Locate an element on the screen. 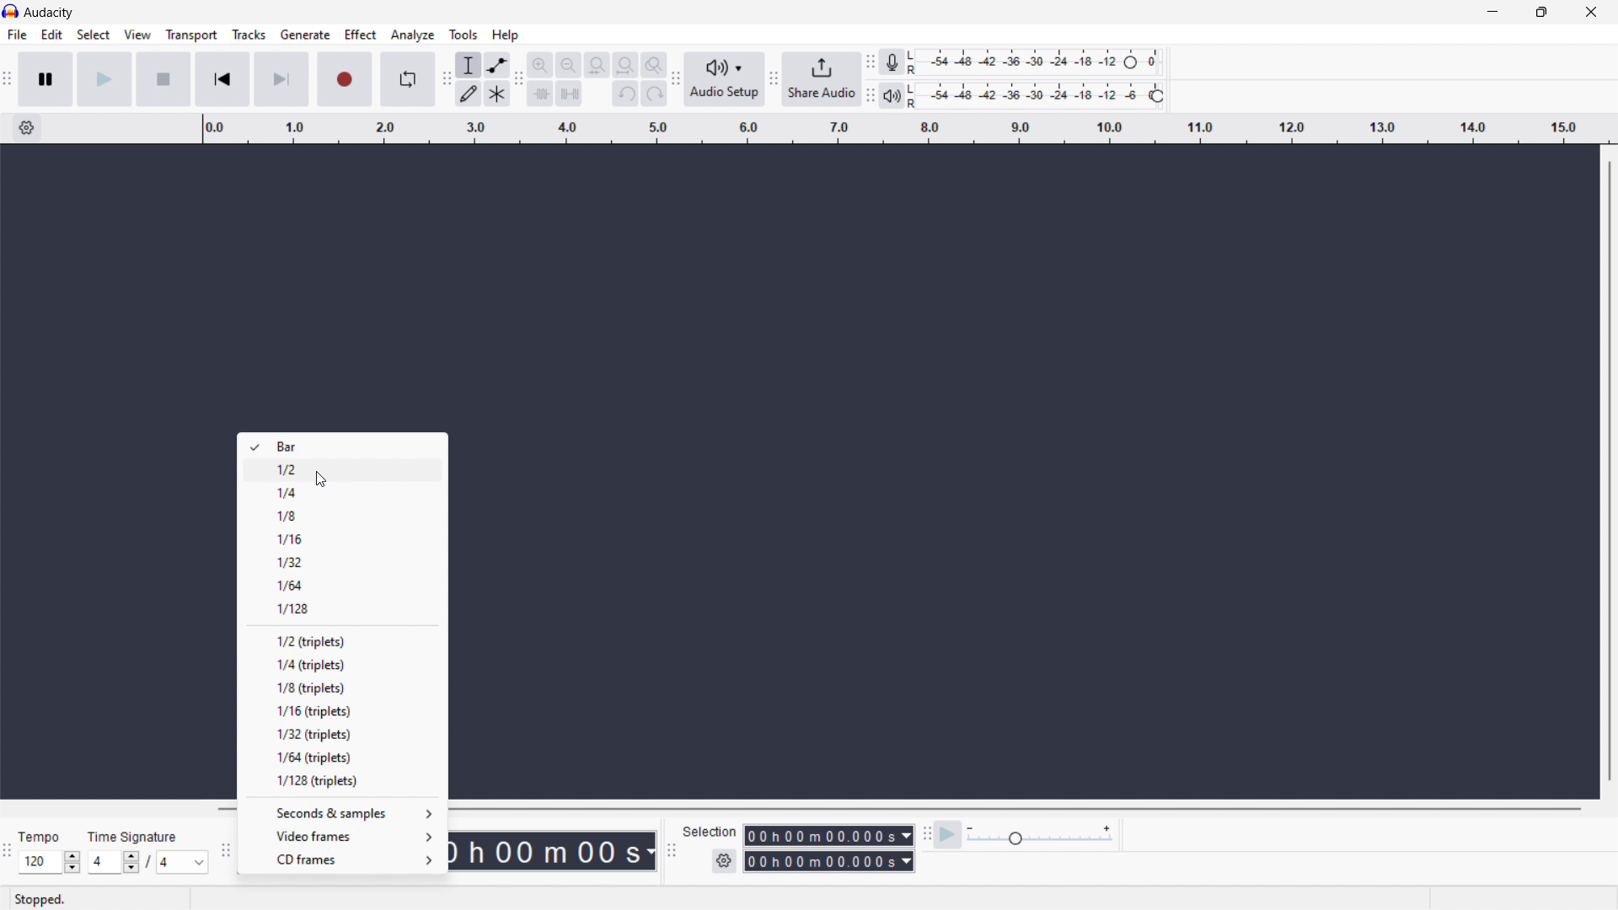 The height and width of the screenshot is (910, 1618). 1/4 is located at coordinates (343, 491).